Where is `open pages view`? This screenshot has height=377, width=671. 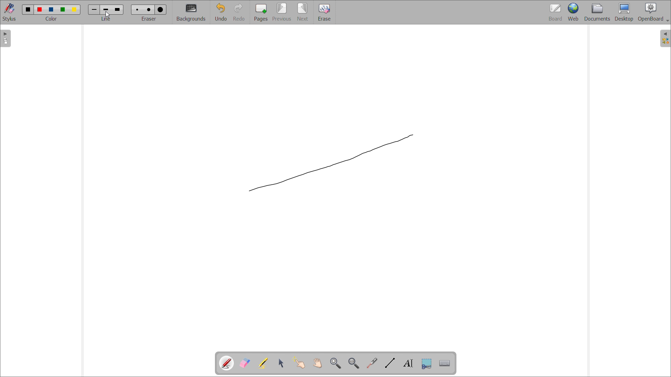
open pages view is located at coordinates (6, 38).